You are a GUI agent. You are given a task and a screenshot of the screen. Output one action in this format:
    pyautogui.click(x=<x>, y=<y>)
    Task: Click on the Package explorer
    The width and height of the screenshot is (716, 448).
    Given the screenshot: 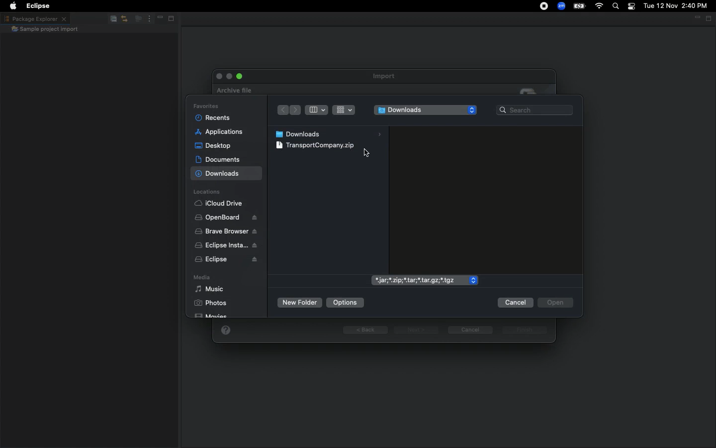 What is the action you would take?
    pyautogui.click(x=35, y=18)
    